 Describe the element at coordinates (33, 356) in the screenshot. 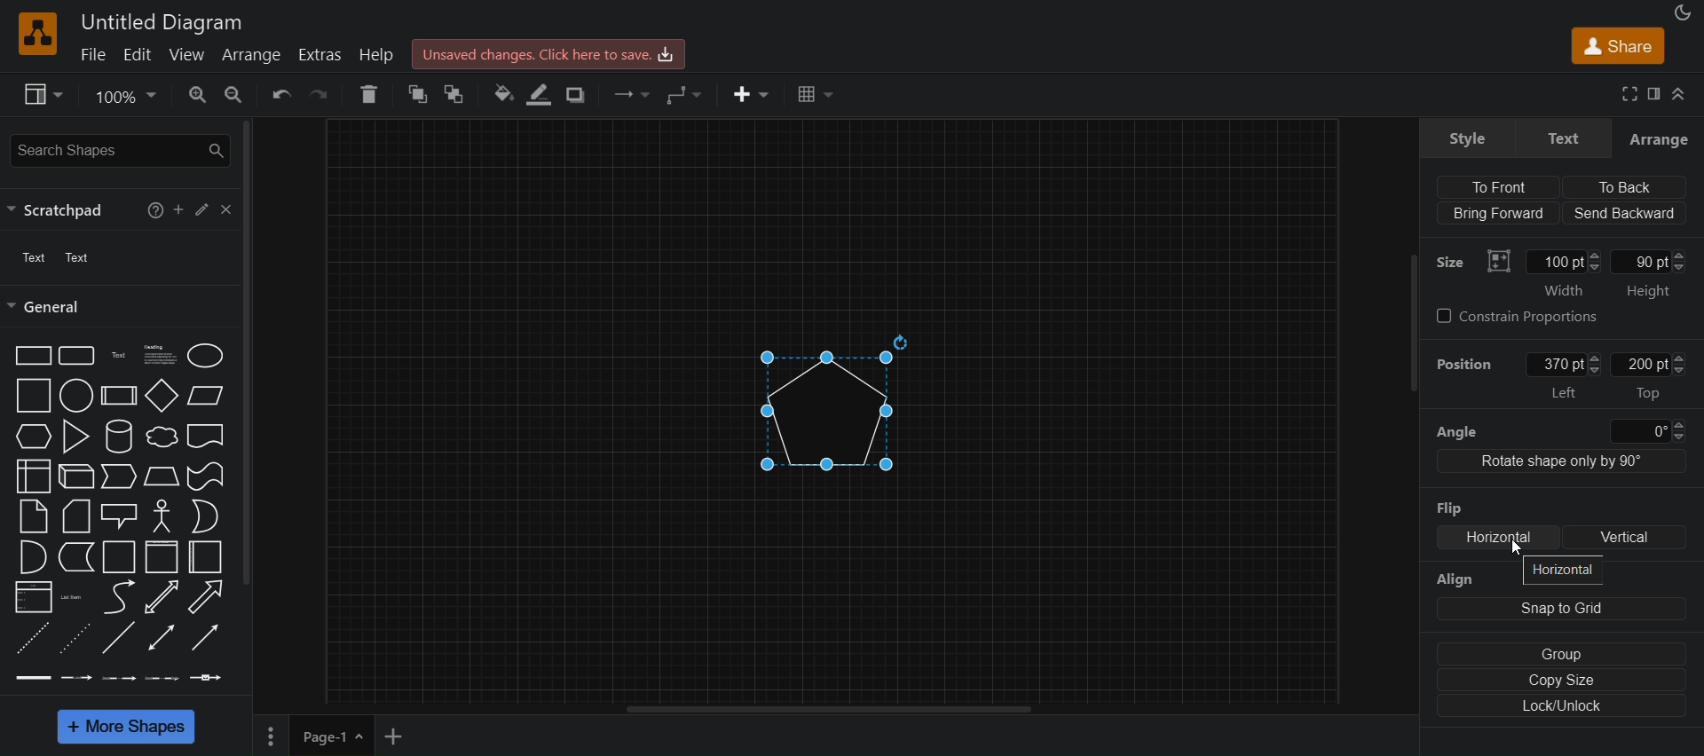

I see `Rectangle` at that location.